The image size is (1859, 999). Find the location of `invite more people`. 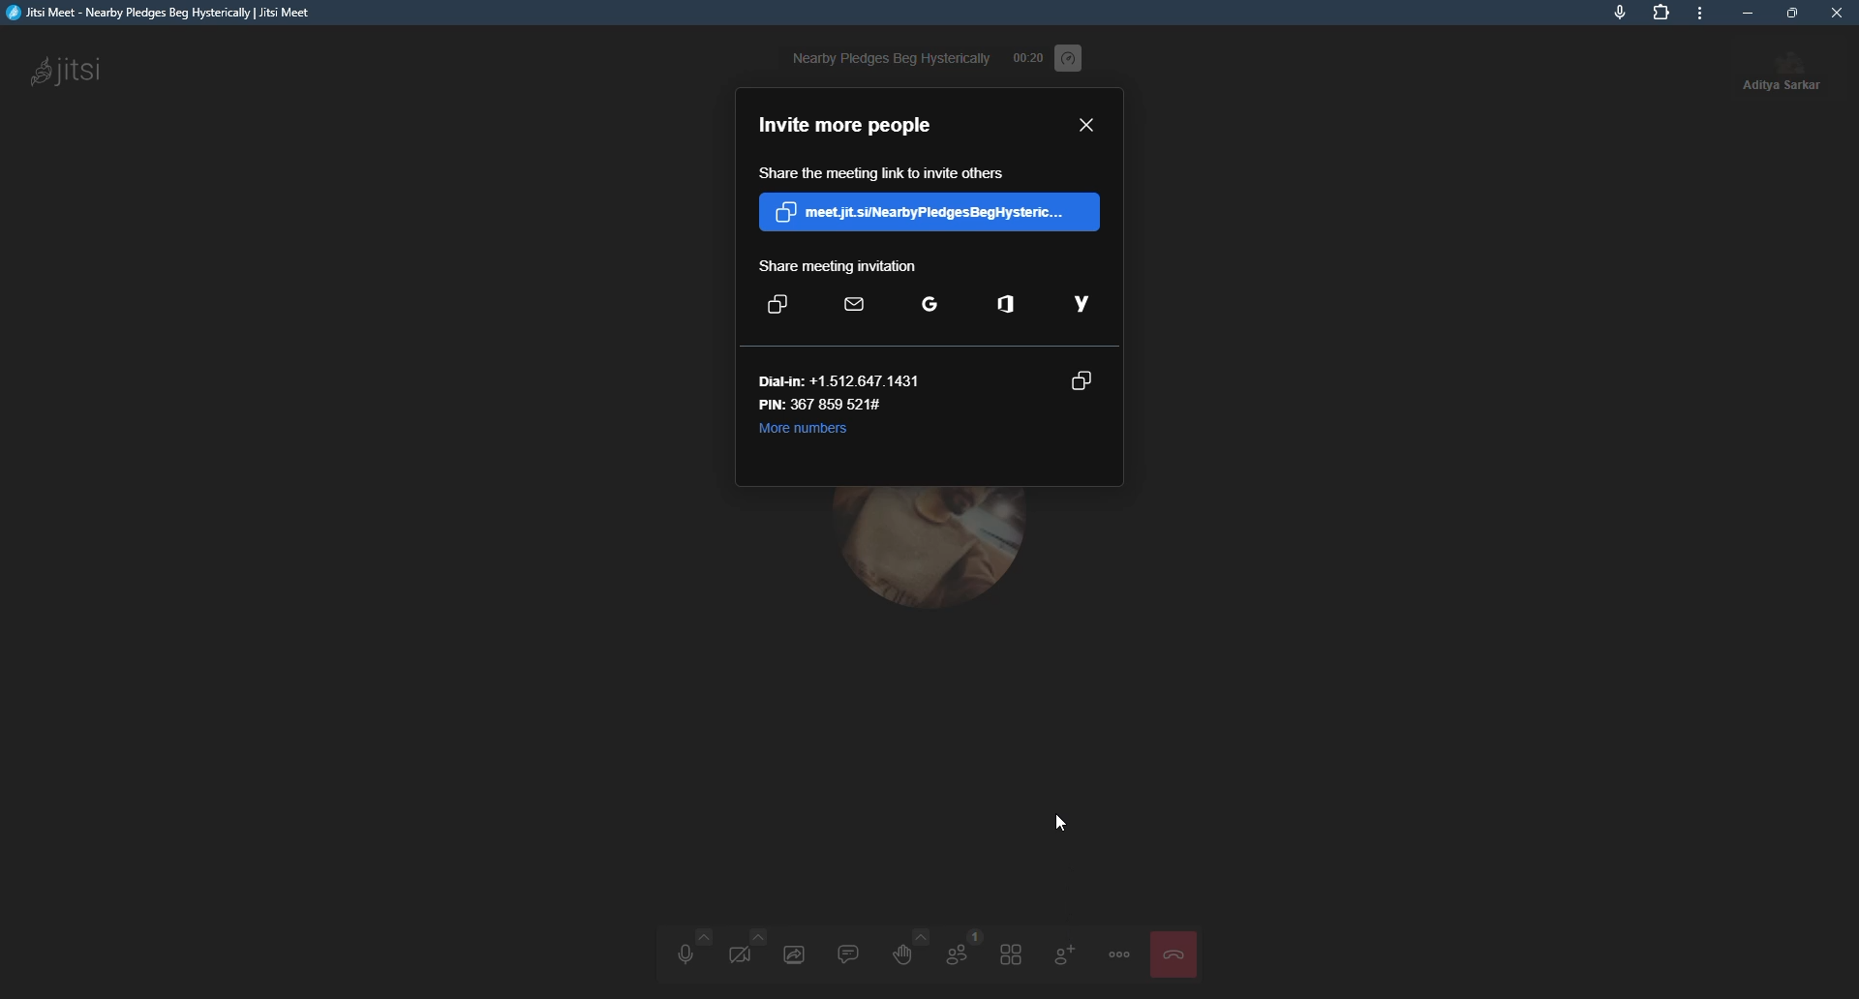

invite more people is located at coordinates (849, 124).